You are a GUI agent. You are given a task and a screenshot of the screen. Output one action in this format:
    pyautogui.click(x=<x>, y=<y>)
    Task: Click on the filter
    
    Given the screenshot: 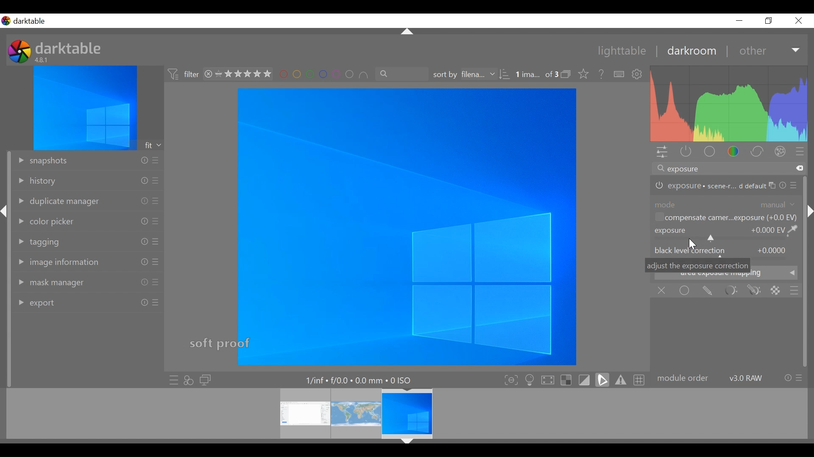 What is the action you would take?
    pyautogui.click(x=182, y=75)
    